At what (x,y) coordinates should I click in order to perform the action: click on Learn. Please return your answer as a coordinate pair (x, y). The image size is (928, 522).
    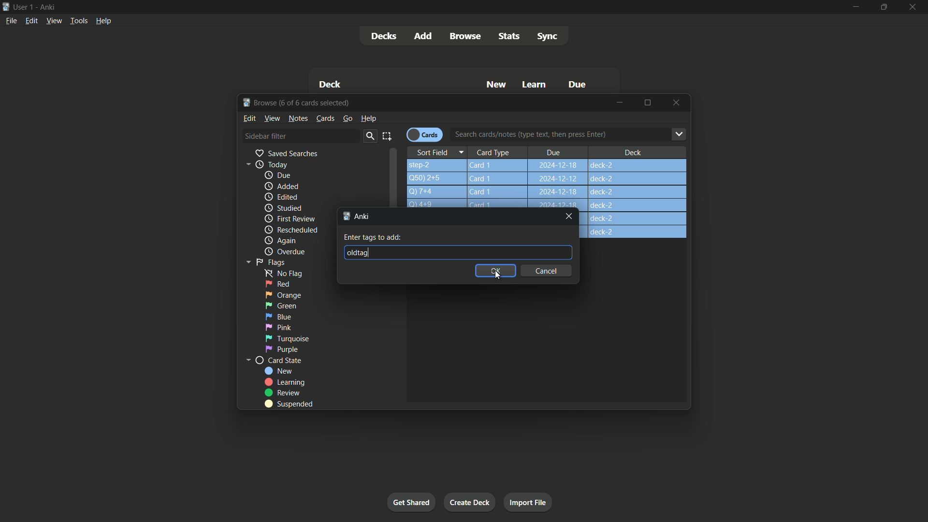
    Looking at the image, I should click on (535, 86).